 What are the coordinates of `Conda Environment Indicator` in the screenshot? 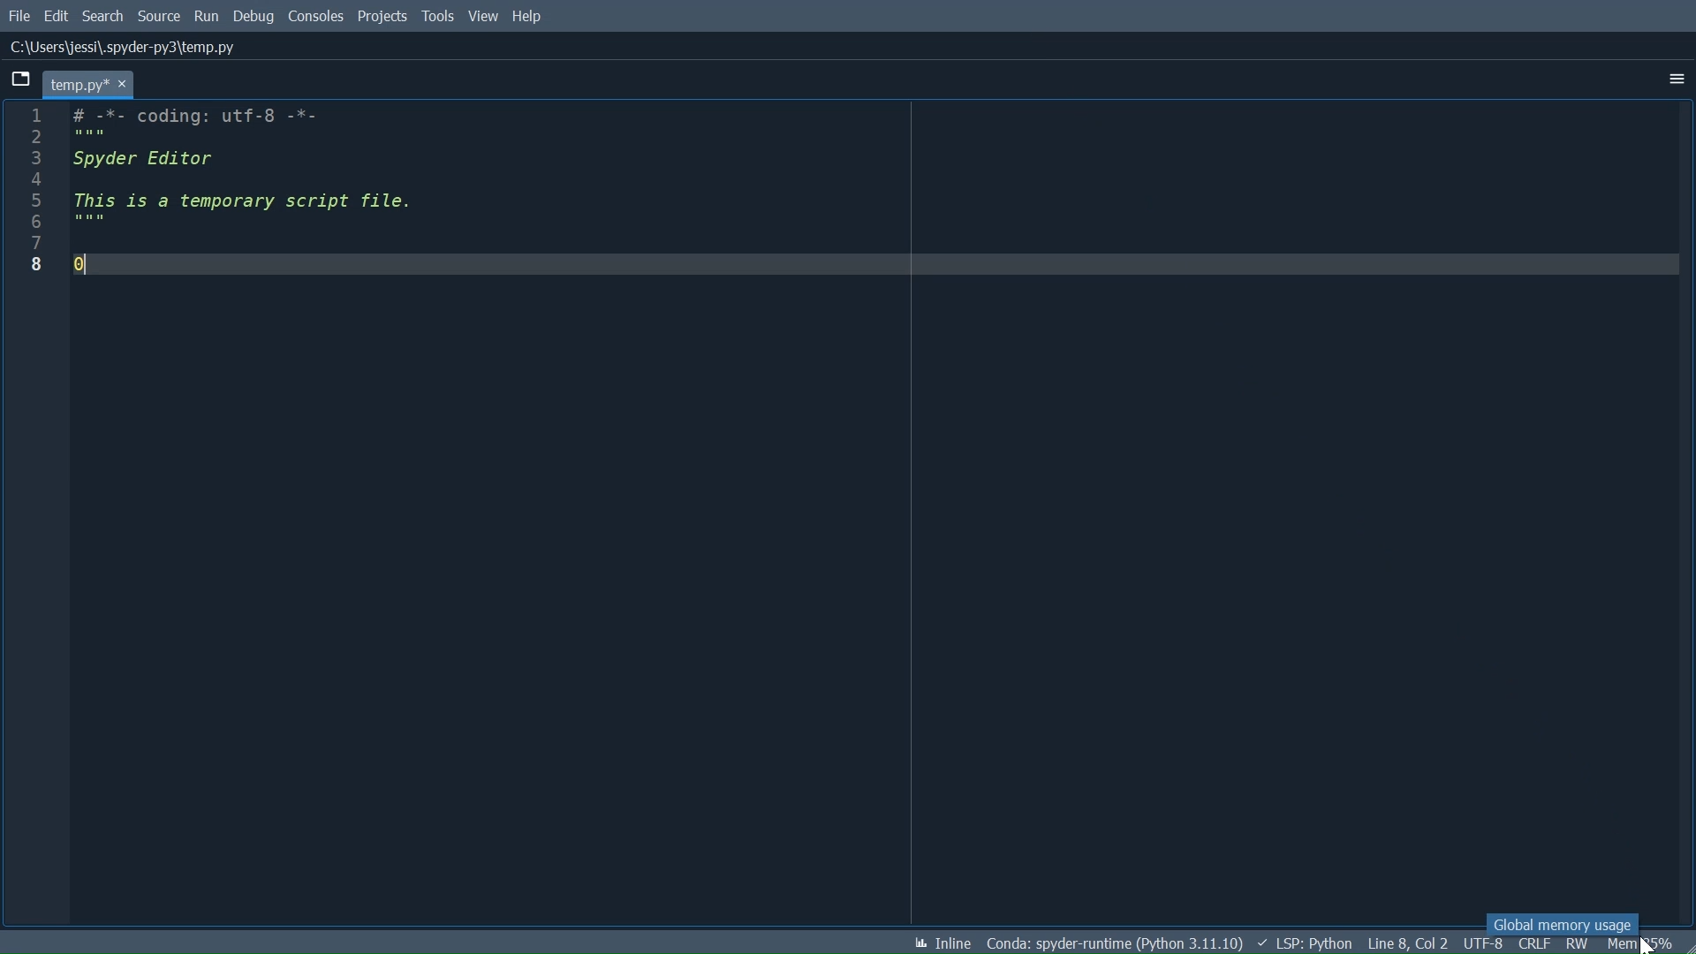 It's located at (1114, 943).